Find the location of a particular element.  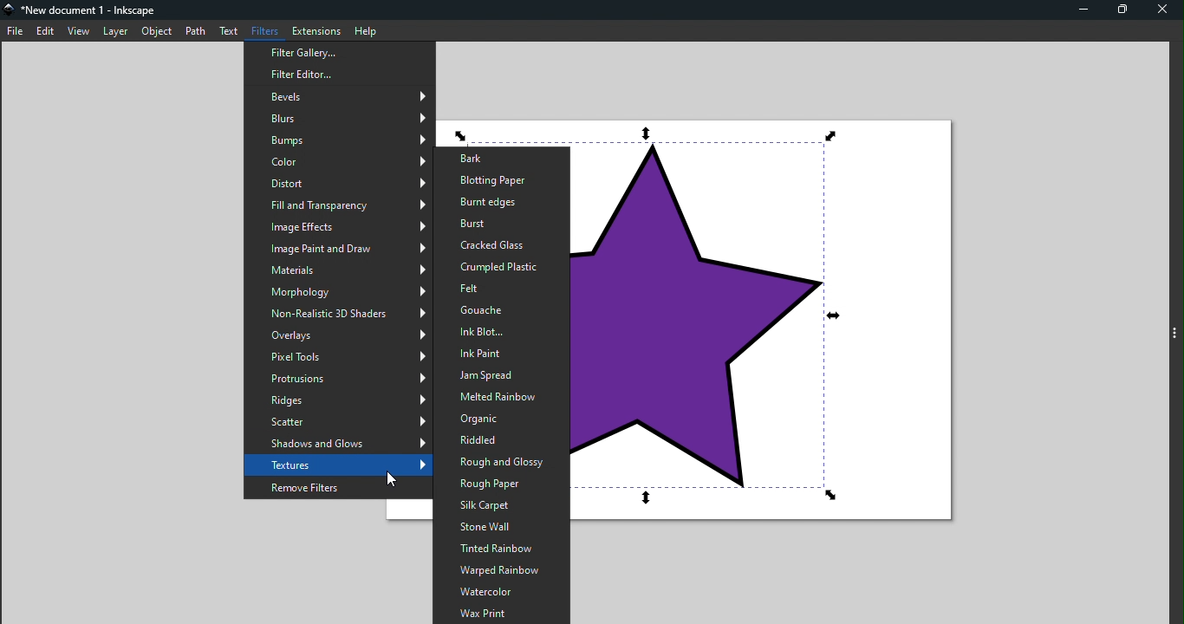

Edit is located at coordinates (46, 30).